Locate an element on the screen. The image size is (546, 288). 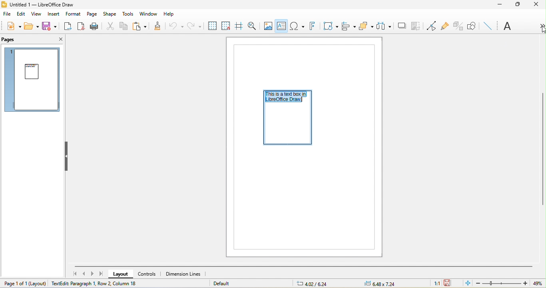
pages is located at coordinates (10, 39).